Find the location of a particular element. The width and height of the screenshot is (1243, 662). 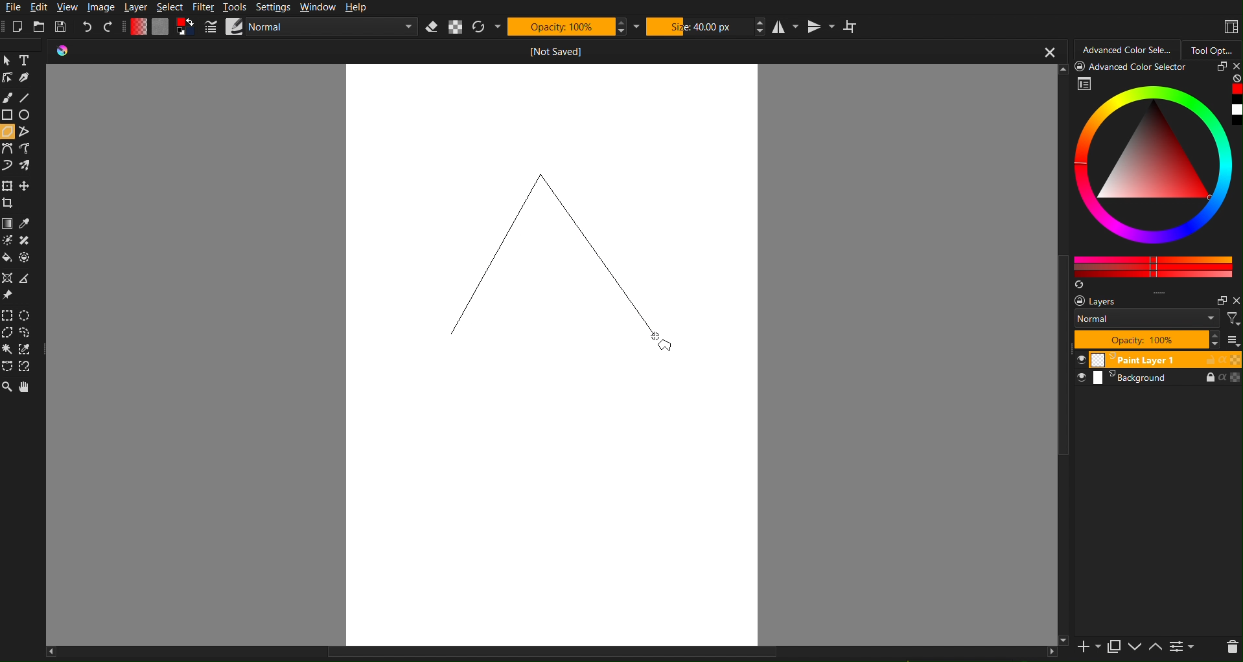

bezier Curve Tools is located at coordinates (8, 149).